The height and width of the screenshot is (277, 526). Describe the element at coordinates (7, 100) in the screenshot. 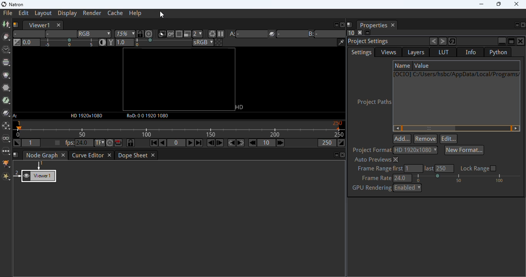

I see `keyer` at that location.